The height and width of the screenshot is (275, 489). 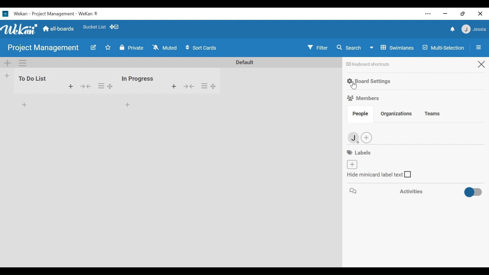 I want to click on People, so click(x=359, y=114).